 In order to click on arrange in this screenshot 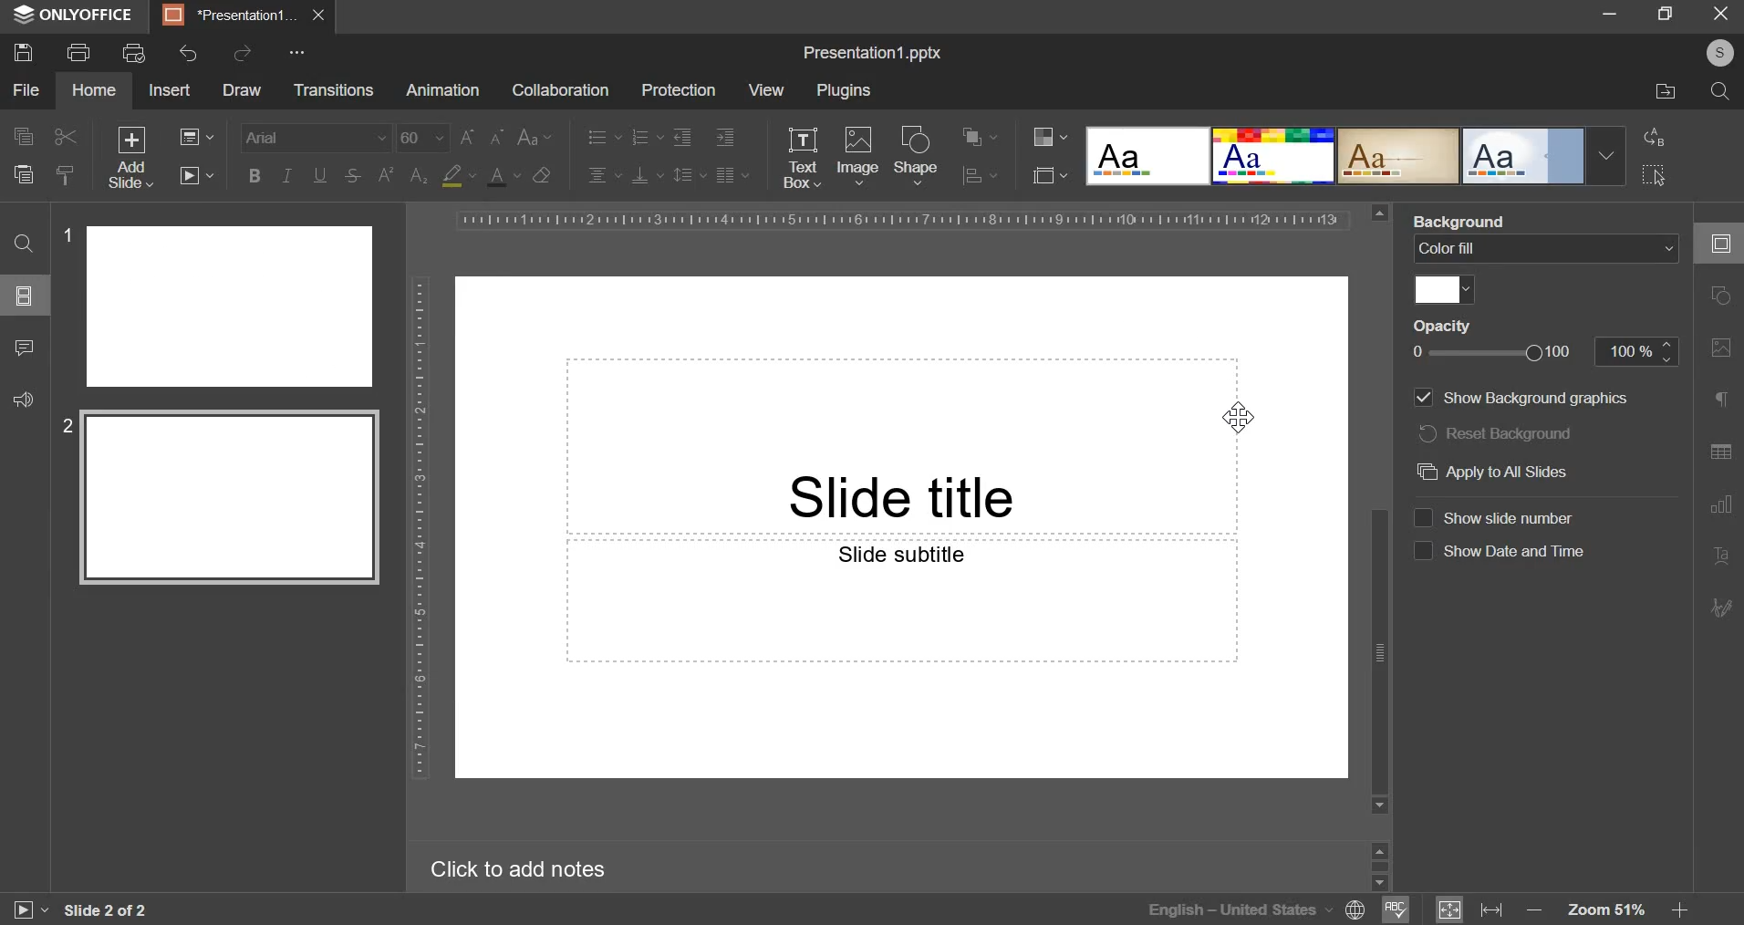, I will do `click(980, 137)`.